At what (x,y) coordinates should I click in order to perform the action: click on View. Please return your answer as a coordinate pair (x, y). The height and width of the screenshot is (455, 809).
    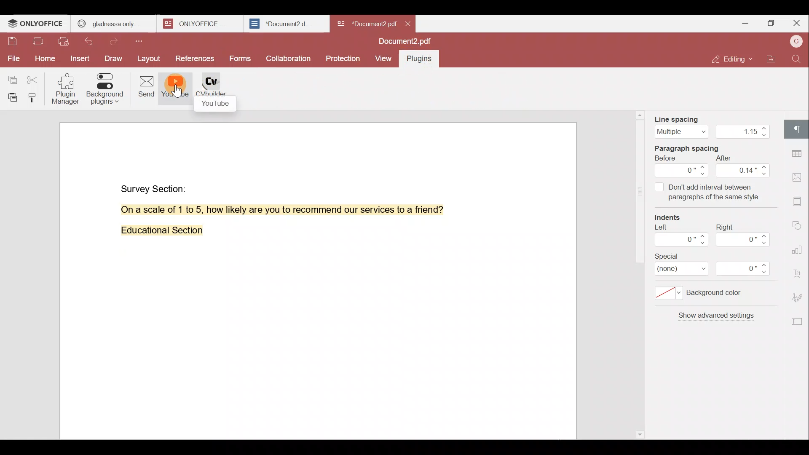
    Looking at the image, I should click on (383, 59).